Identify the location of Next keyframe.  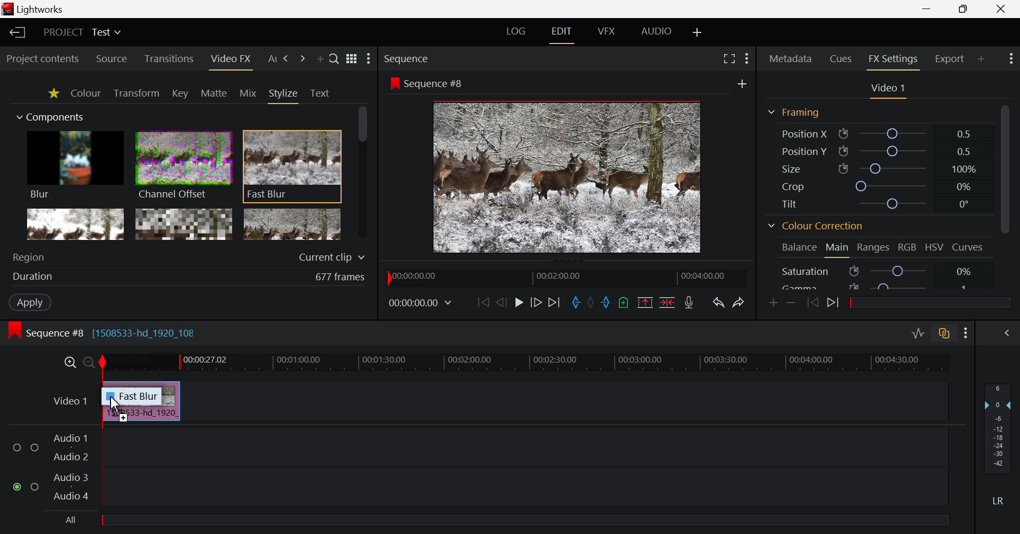
(835, 304).